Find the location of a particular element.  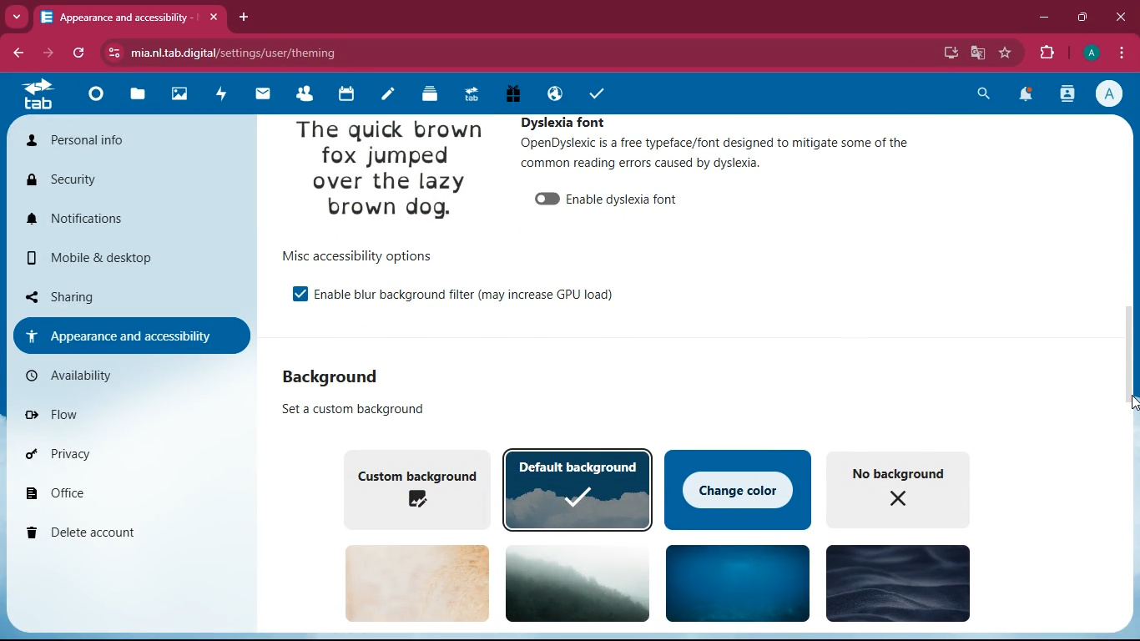

home is located at coordinates (93, 98).